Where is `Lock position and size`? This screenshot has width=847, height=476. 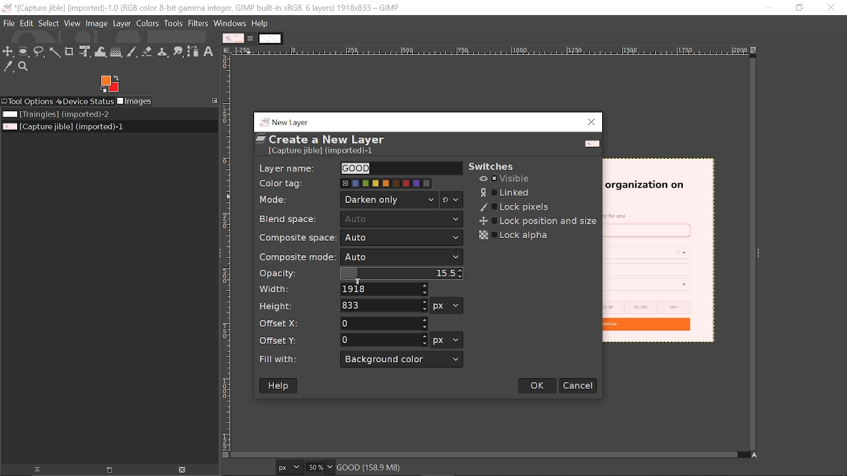
Lock position and size is located at coordinates (535, 221).